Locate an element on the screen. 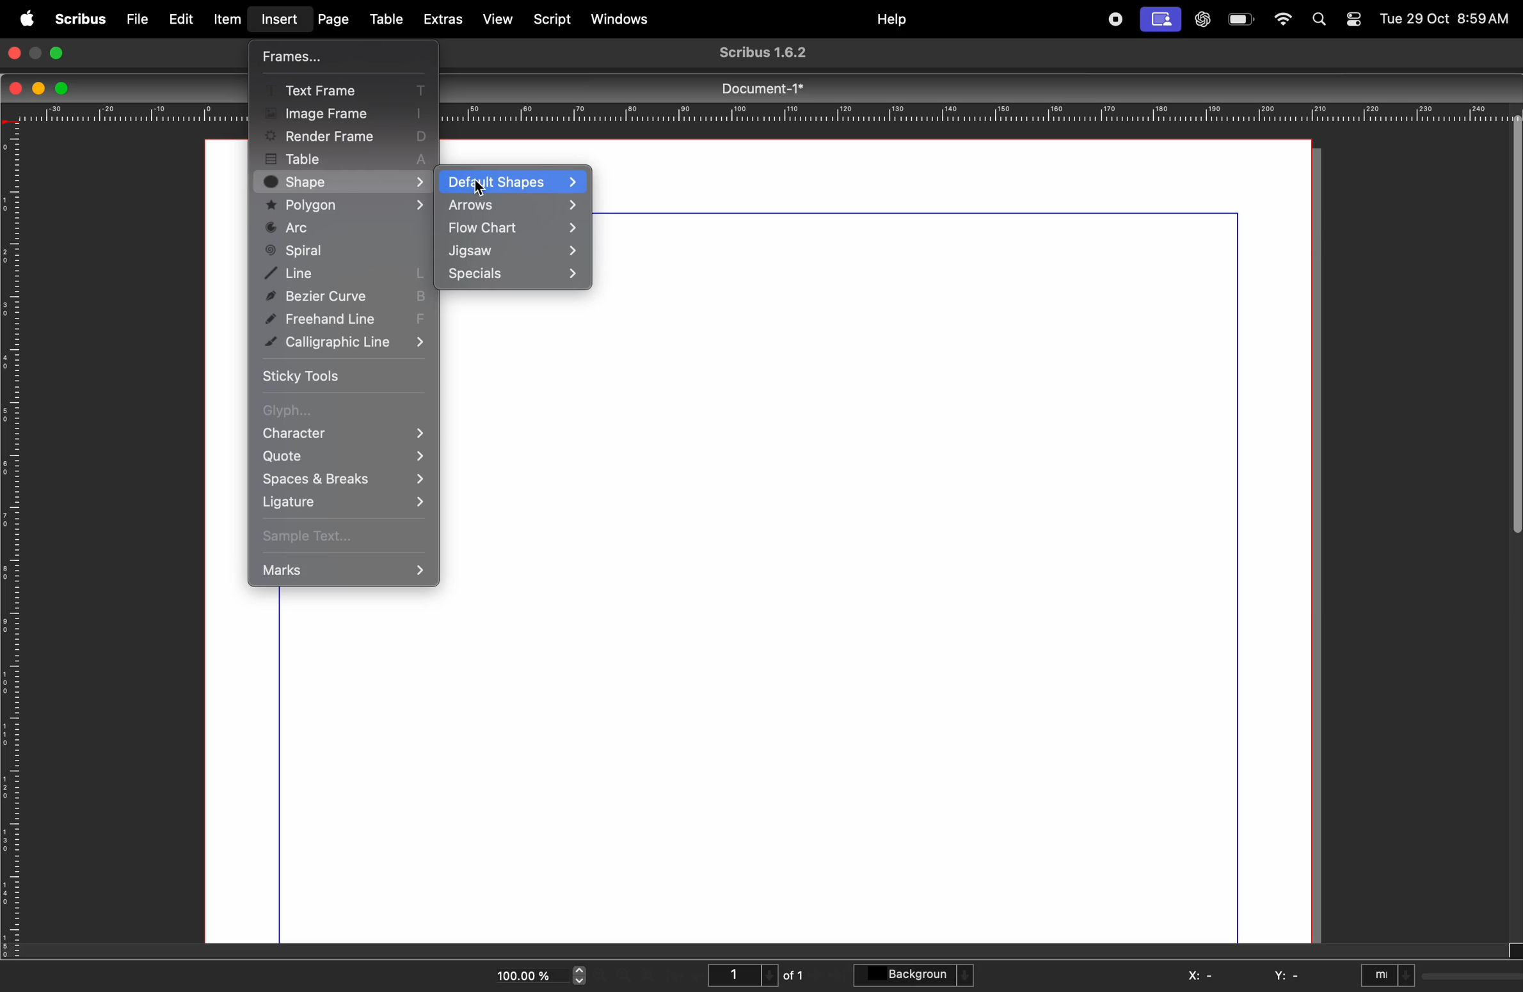  horrizontal scale is located at coordinates (987, 113).